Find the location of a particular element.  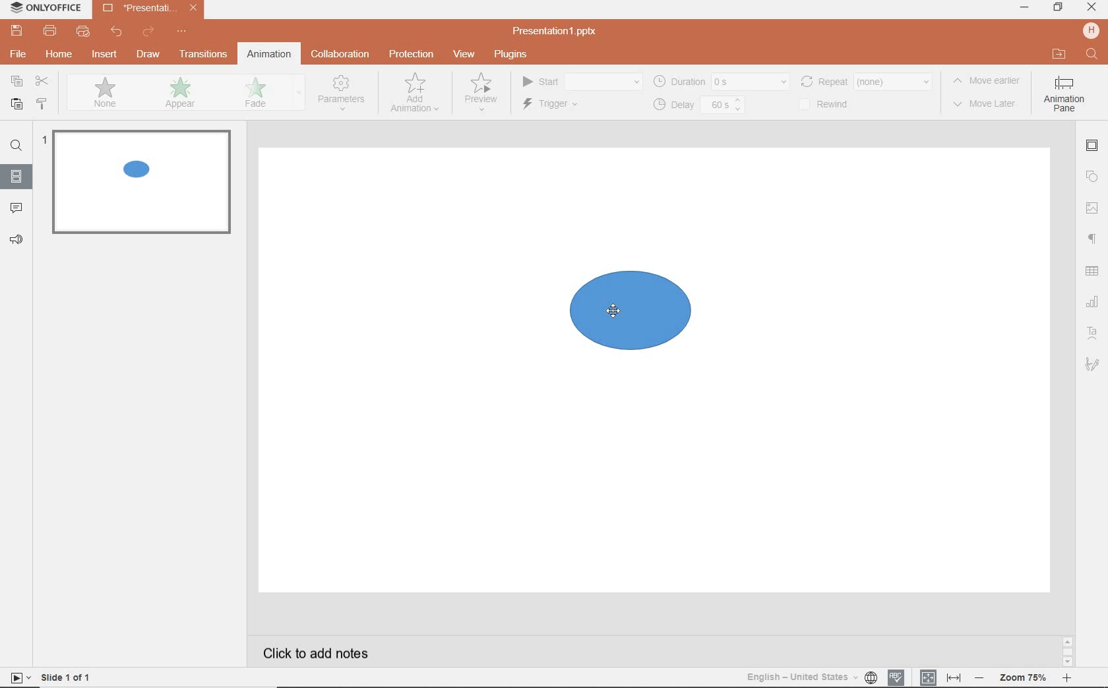

print is located at coordinates (50, 32).